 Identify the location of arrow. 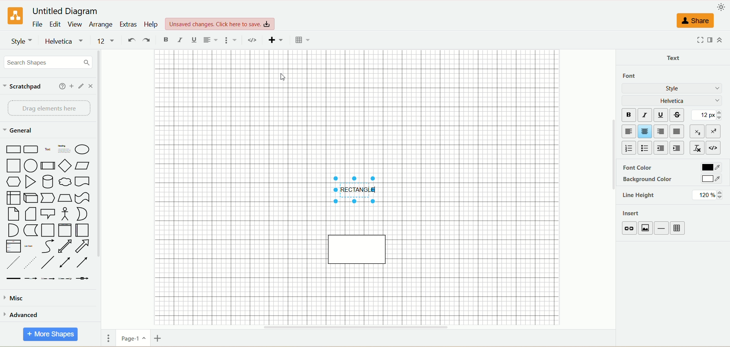
(83, 246).